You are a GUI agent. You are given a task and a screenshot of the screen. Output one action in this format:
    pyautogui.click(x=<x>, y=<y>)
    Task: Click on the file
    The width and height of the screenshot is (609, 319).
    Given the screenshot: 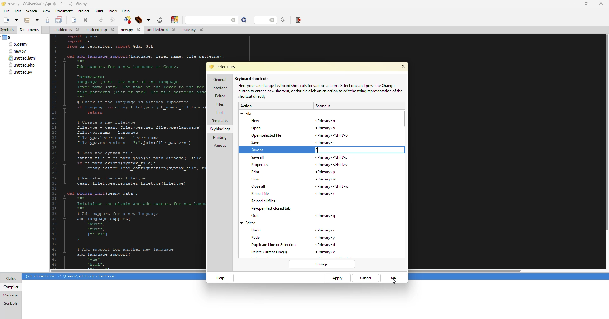 What is the action you would take?
    pyautogui.click(x=130, y=30)
    